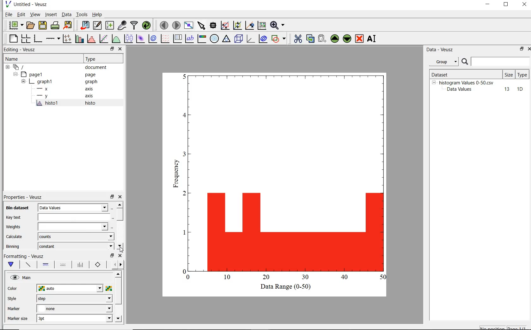 The height and width of the screenshot is (330, 531). What do you see at coordinates (148, 25) in the screenshot?
I see `reload linked datasets` at bounding box center [148, 25].